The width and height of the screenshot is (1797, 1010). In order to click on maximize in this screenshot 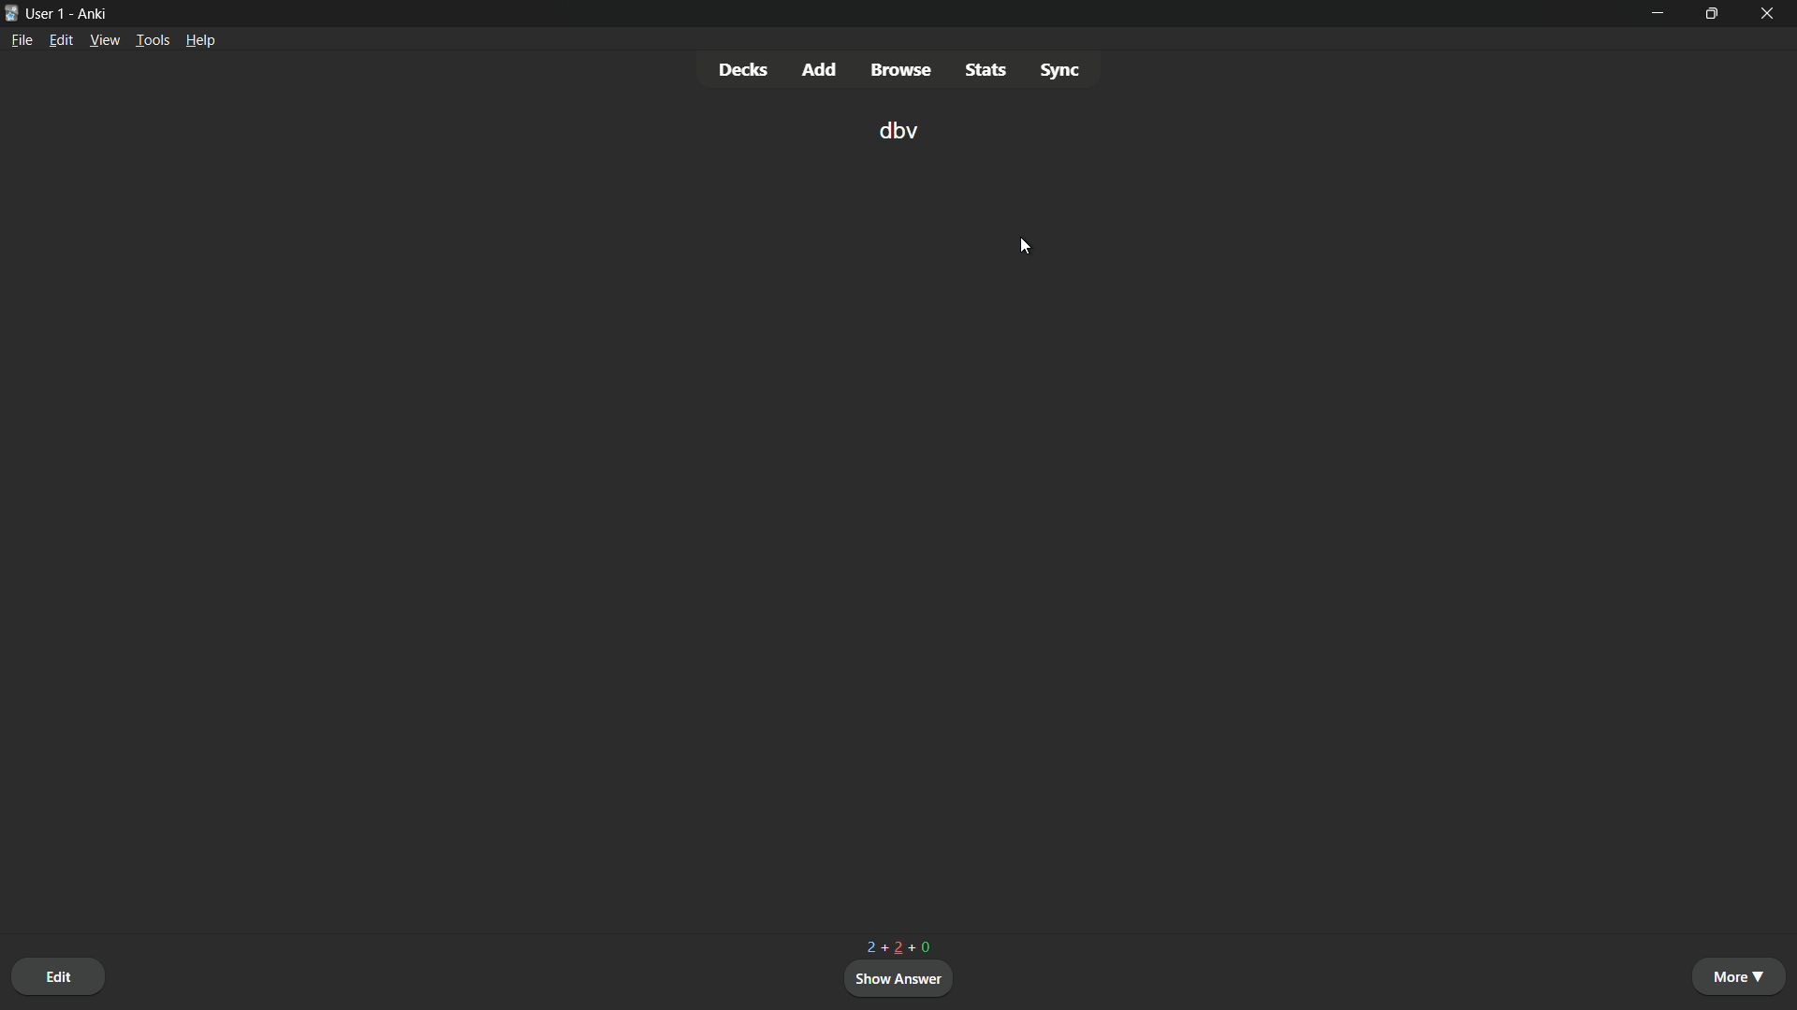, I will do `click(1710, 14)`.